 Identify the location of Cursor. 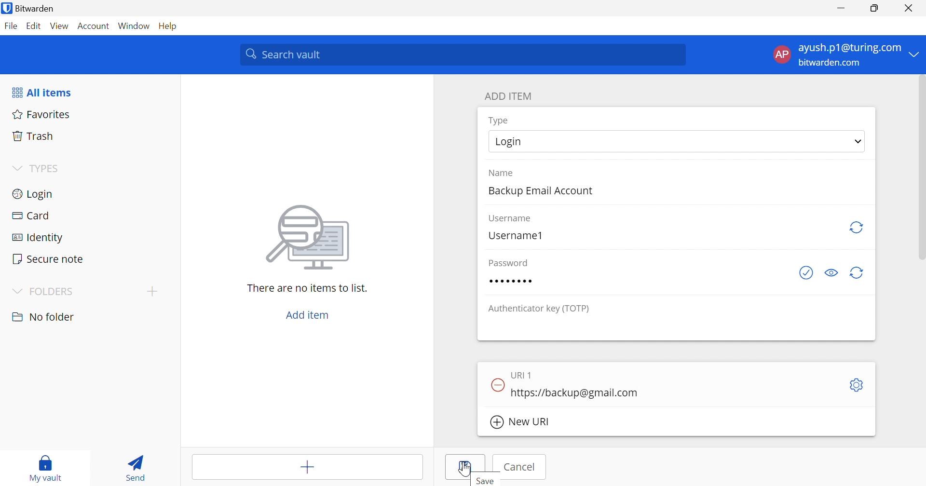
(659, 391).